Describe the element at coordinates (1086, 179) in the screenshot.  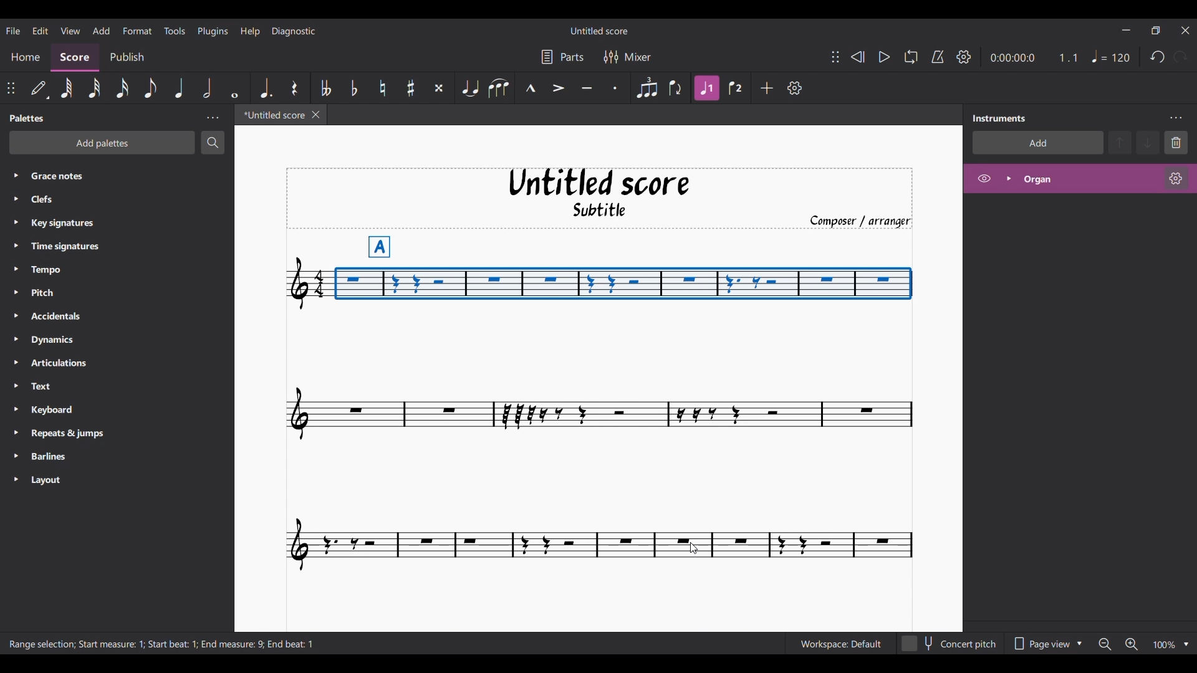
I see `Current instrument` at that location.